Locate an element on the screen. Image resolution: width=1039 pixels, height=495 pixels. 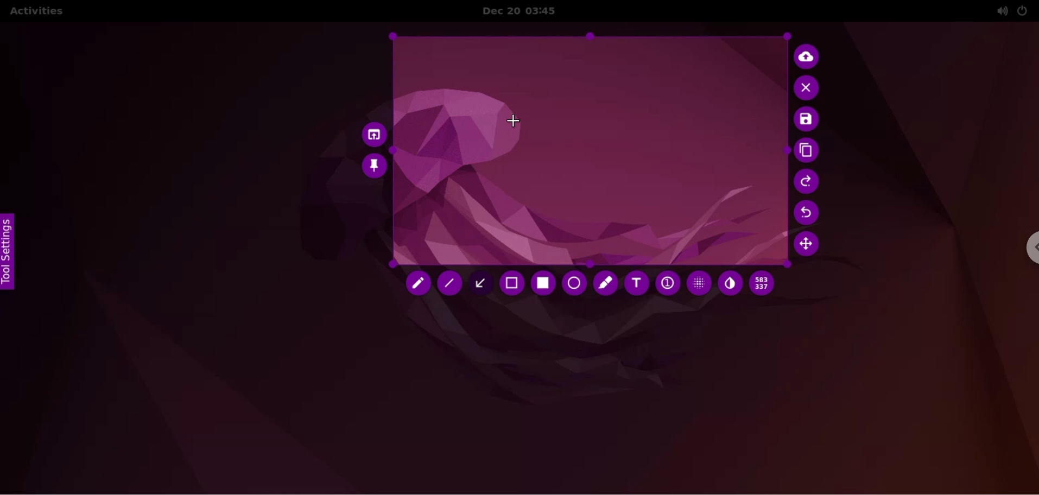
circle tool is located at coordinates (573, 283).